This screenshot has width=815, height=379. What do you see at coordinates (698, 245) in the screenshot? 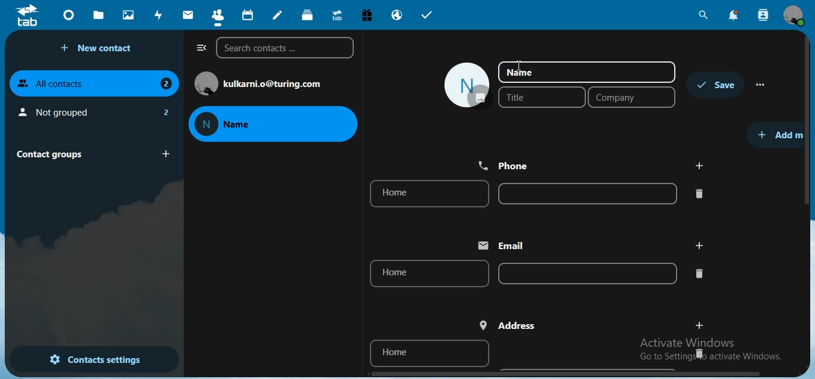
I see `add` at bounding box center [698, 245].